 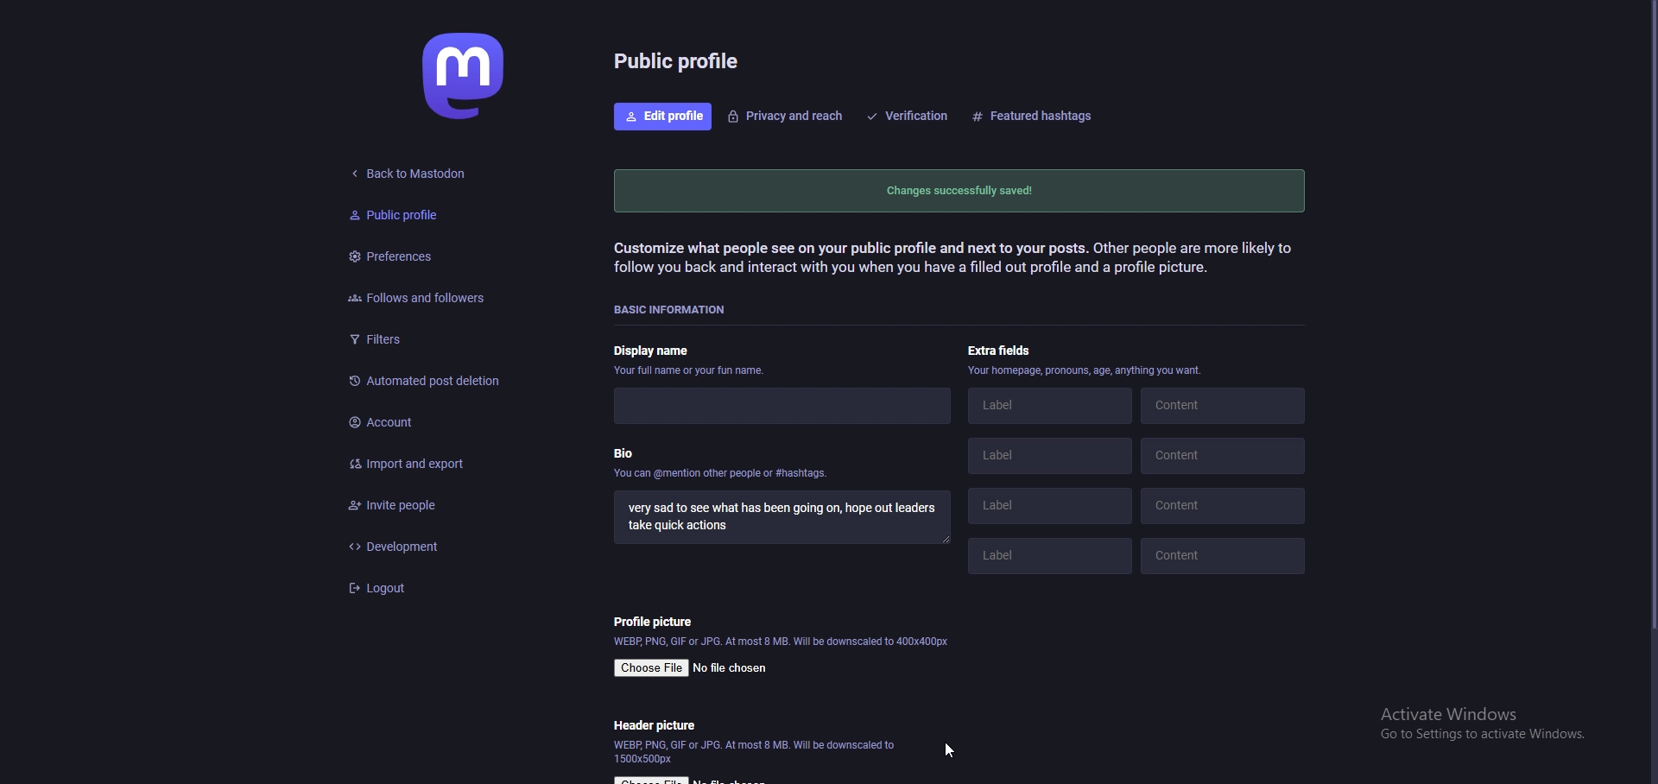 What do you see at coordinates (732, 668) in the screenshot?
I see `no file chosen` at bounding box center [732, 668].